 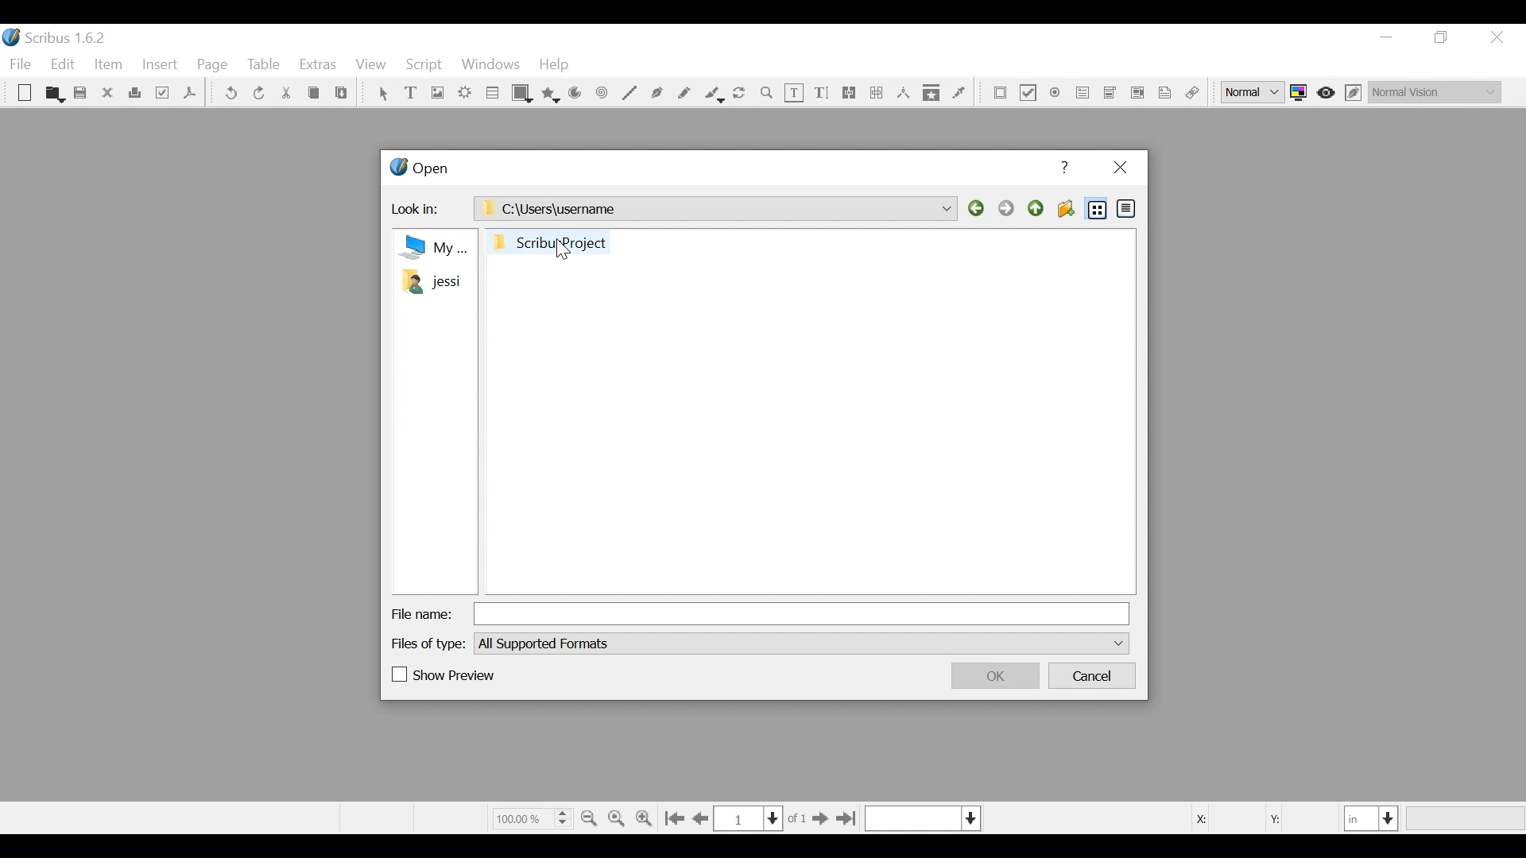 I want to click on Polygon, so click(x=552, y=94).